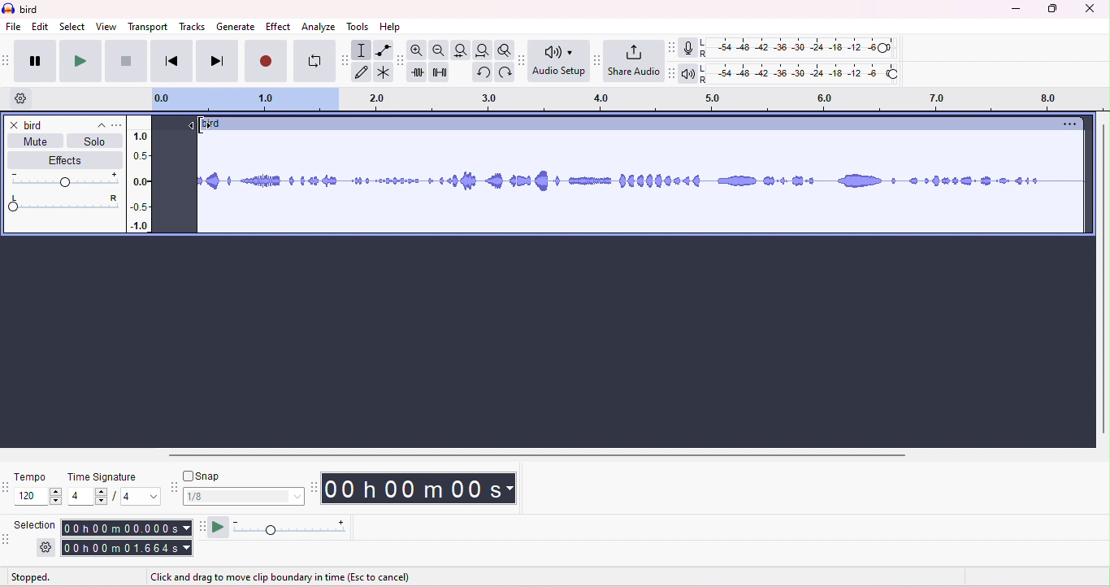 The height and width of the screenshot is (587, 1110). Describe the element at coordinates (106, 26) in the screenshot. I see `view` at that location.